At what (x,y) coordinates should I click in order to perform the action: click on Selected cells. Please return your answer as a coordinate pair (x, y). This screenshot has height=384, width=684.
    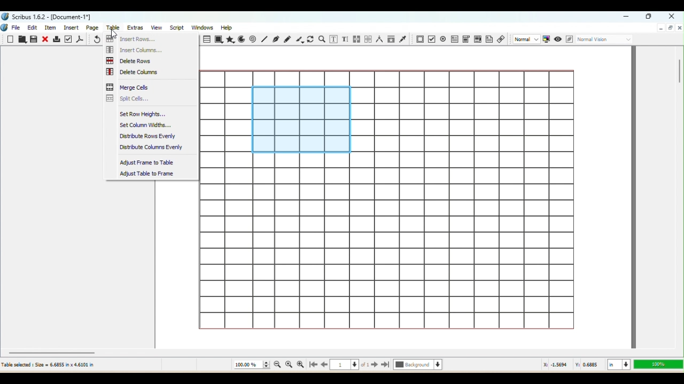
    Looking at the image, I should click on (301, 119).